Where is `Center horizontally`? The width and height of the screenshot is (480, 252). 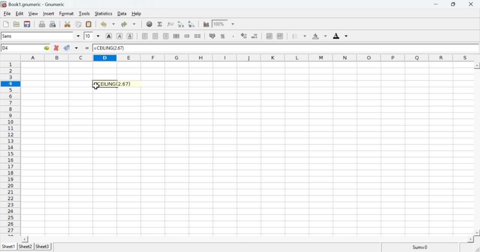
Center horizontally is located at coordinates (166, 36).